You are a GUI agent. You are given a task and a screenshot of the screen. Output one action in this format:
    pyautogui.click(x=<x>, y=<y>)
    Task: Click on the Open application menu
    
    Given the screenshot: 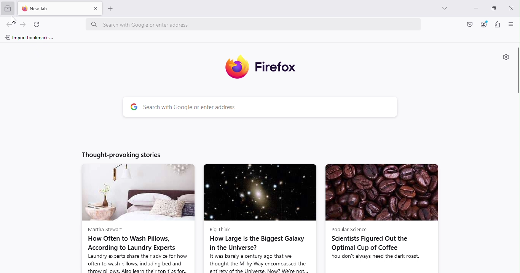 What is the action you would take?
    pyautogui.click(x=510, y=24)
    